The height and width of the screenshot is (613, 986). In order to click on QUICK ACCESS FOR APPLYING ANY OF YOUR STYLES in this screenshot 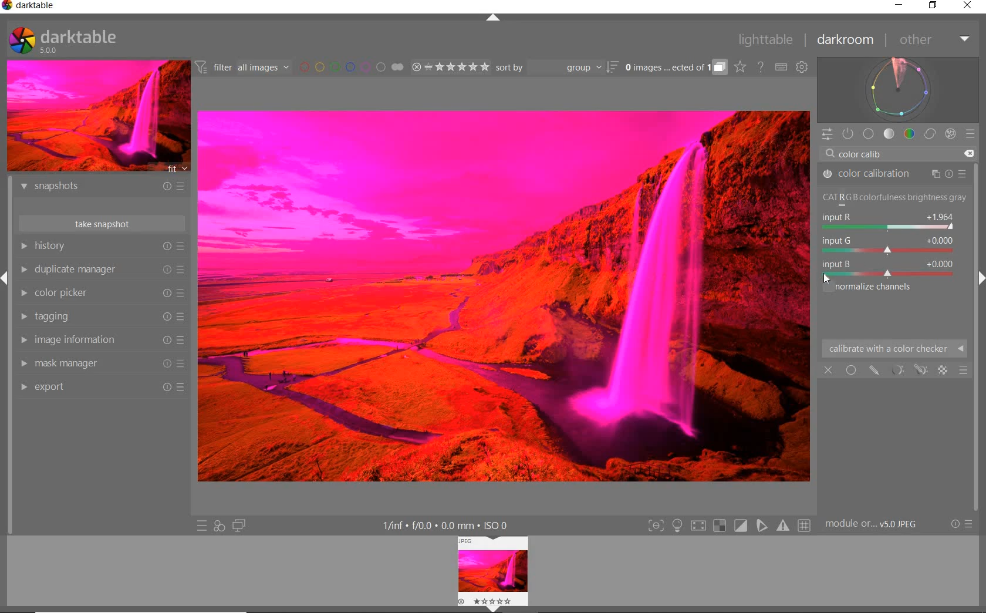, I will do `click(218, 527)`.